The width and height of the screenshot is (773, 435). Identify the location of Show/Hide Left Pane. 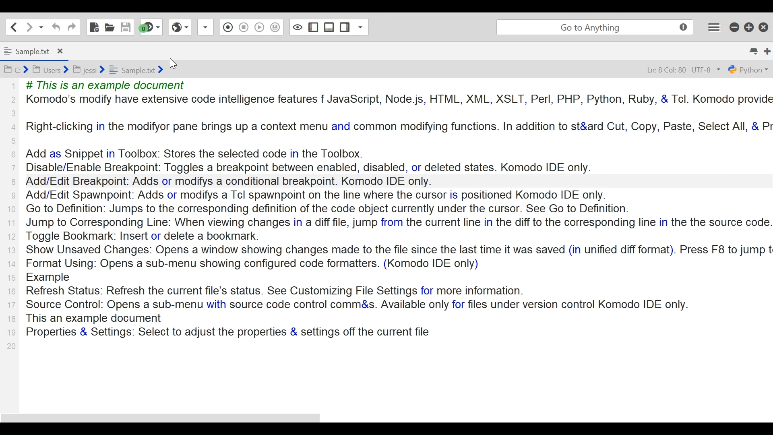
(313, 27).